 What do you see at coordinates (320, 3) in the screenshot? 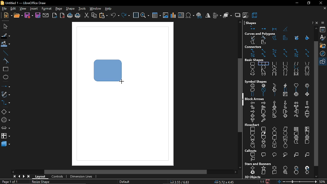
I see `close` at bounding box center [320, 3].